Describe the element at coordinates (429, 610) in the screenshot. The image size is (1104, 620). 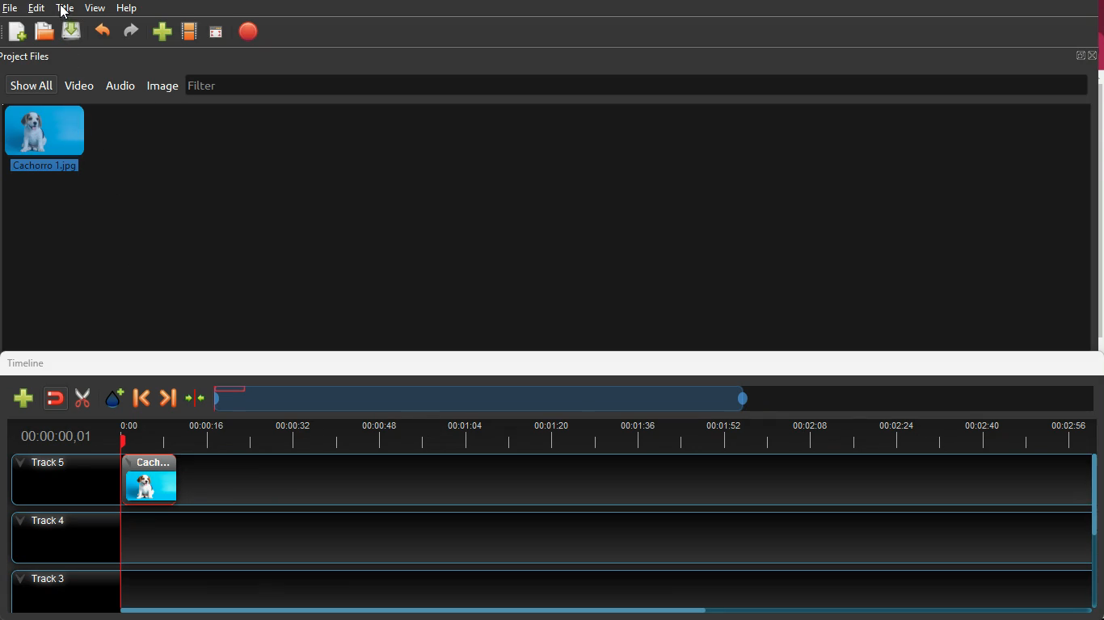
I see `Horizontal scroll bar` at that location.